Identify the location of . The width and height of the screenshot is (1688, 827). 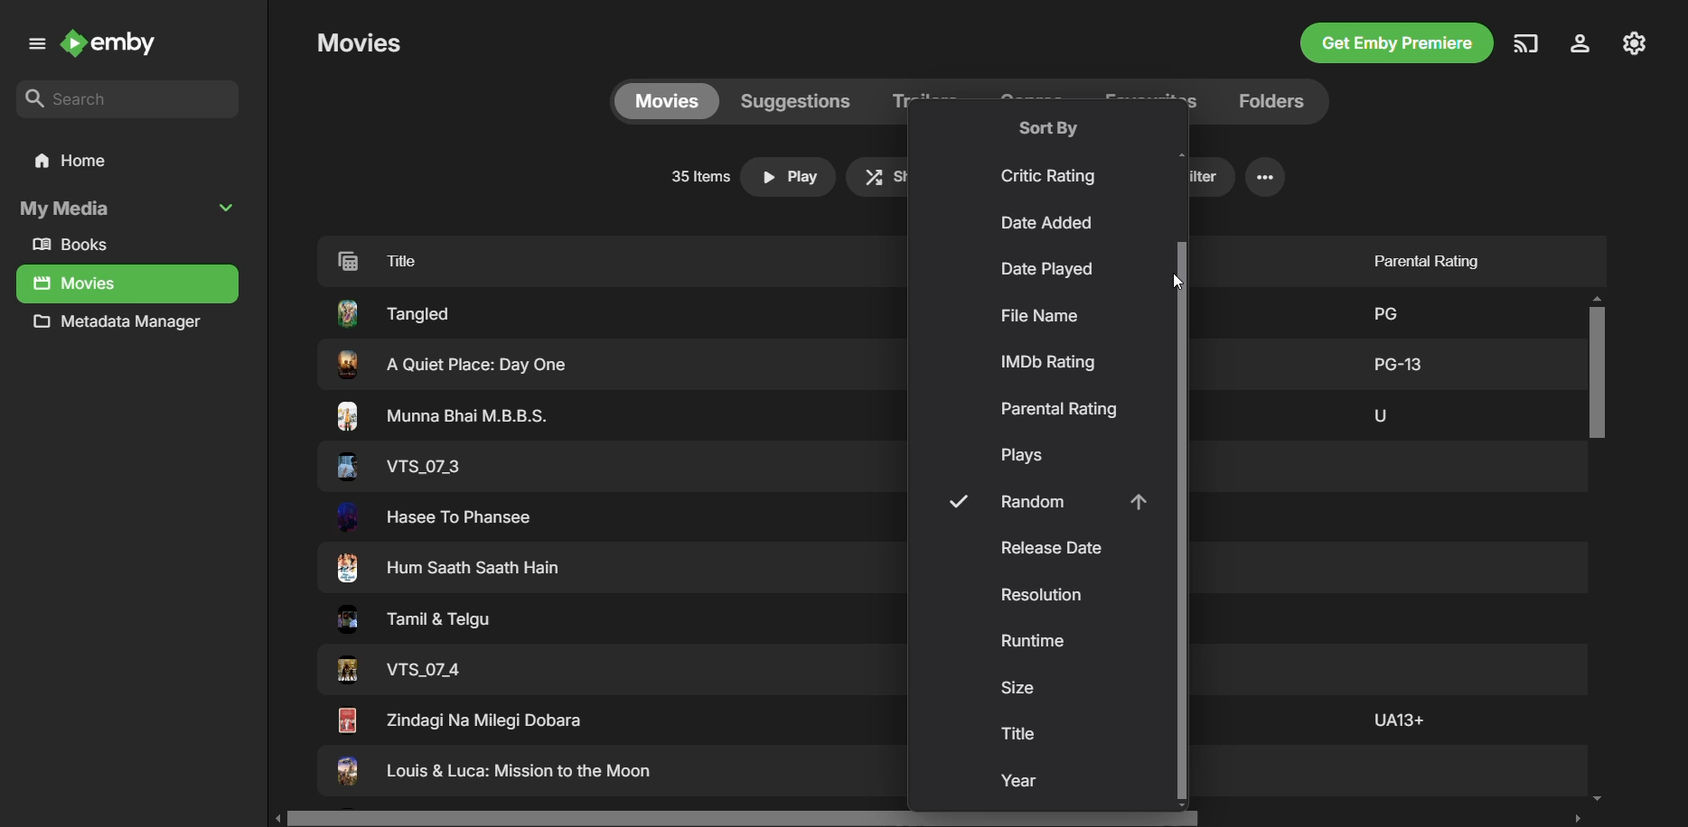
(458, 720).